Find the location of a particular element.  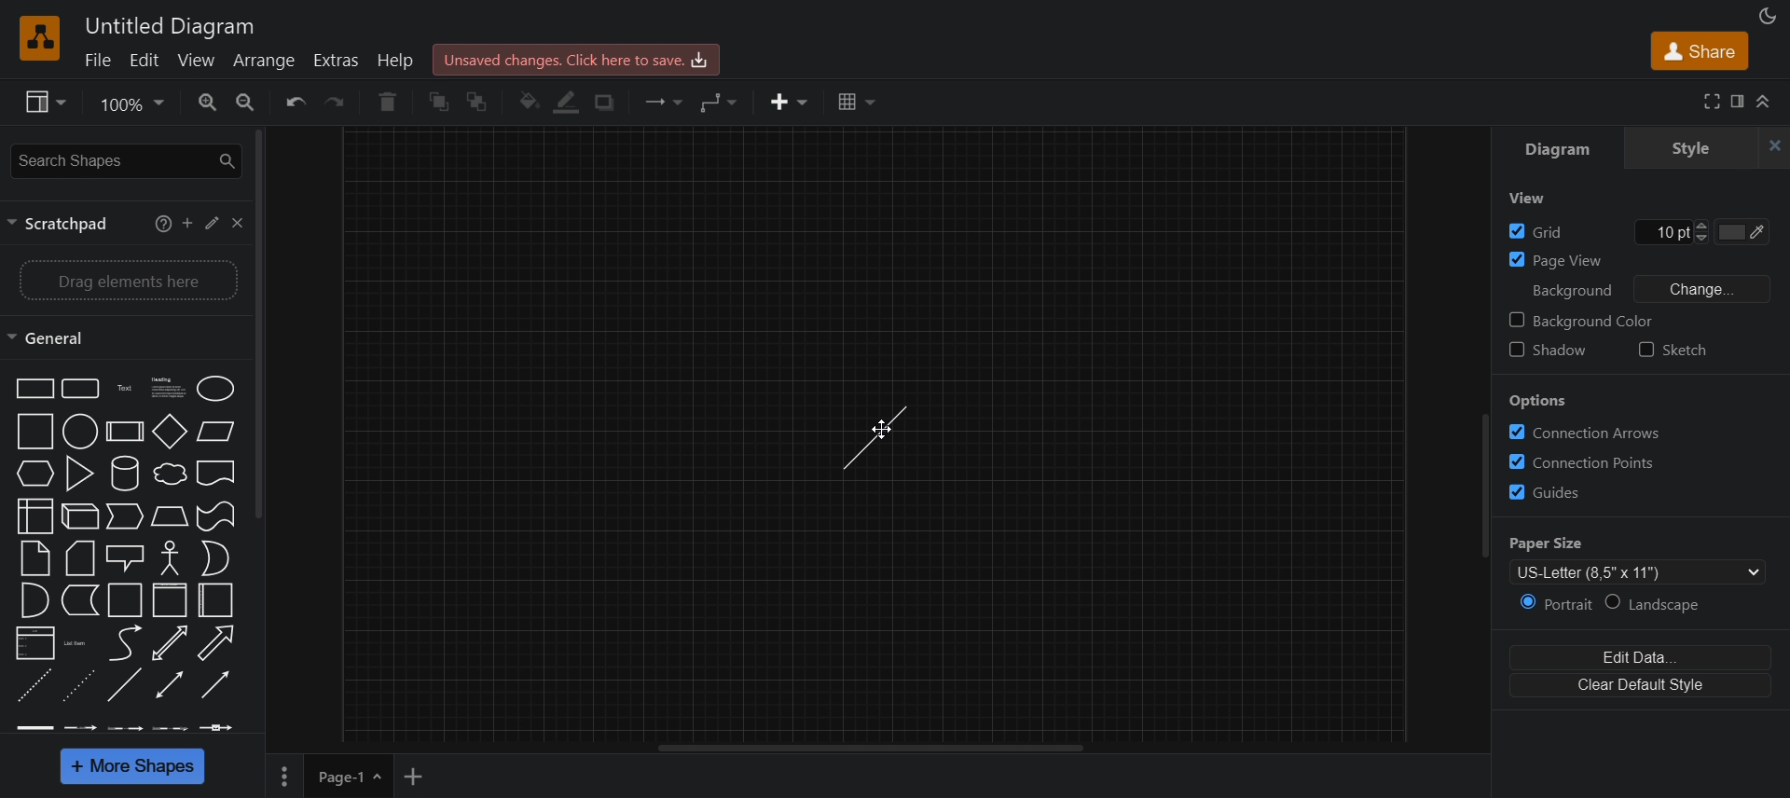

edit is located at coordinates (145, 60).